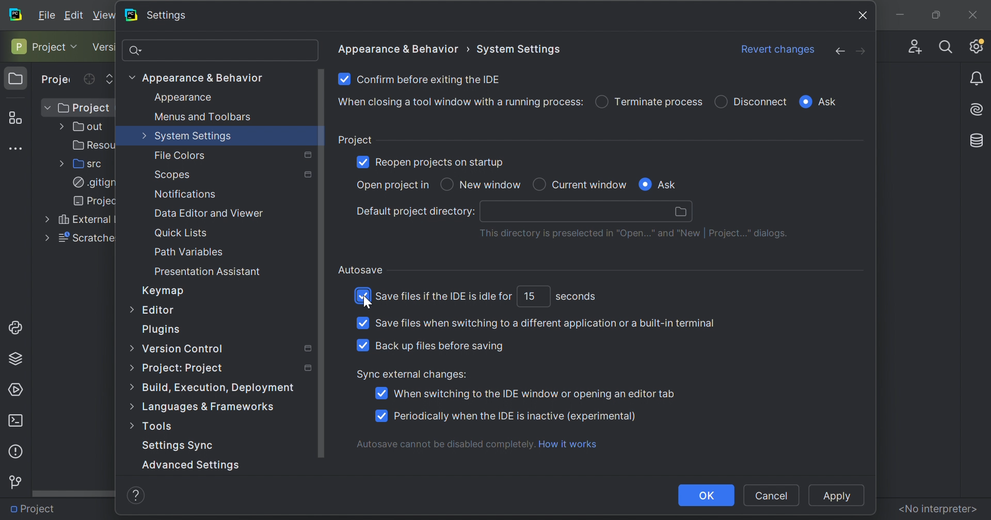 The height and width of the screenshot is (520, 991). Describe the element at coordinates (57, 80) in the screenshot. I see `Project` at that location.